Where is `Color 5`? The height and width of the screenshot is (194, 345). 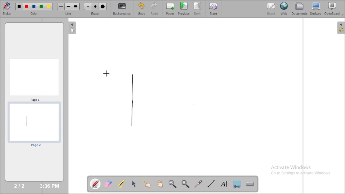
Color 5 is located at coordinates (49, 6).